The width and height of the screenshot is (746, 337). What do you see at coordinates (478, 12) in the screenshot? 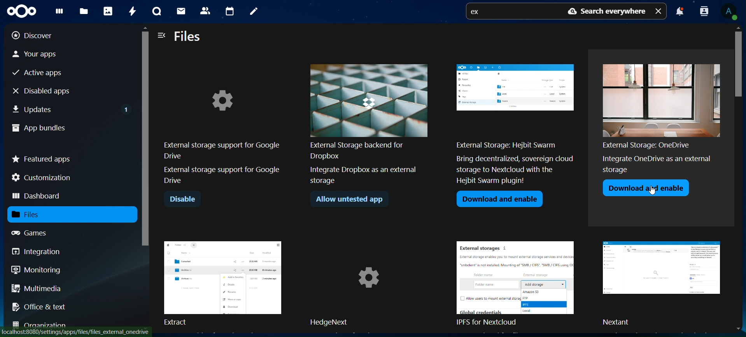
I see `ex` at bounding box center [478, 12].